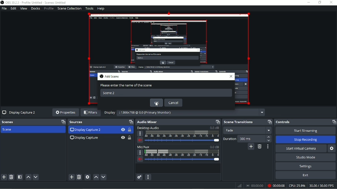 This screenshot has height=189, width=337. I want to click on Scene transitions, so click(238, 122).